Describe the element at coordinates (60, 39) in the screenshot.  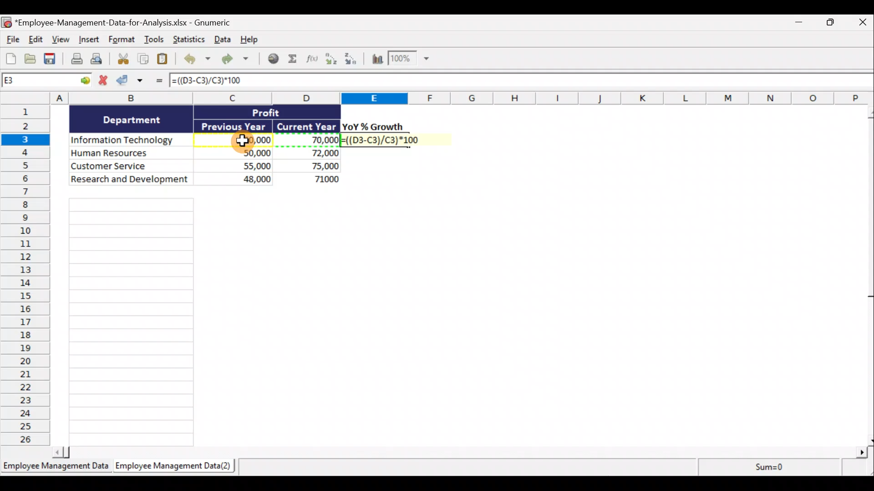
I see `View` at that location.